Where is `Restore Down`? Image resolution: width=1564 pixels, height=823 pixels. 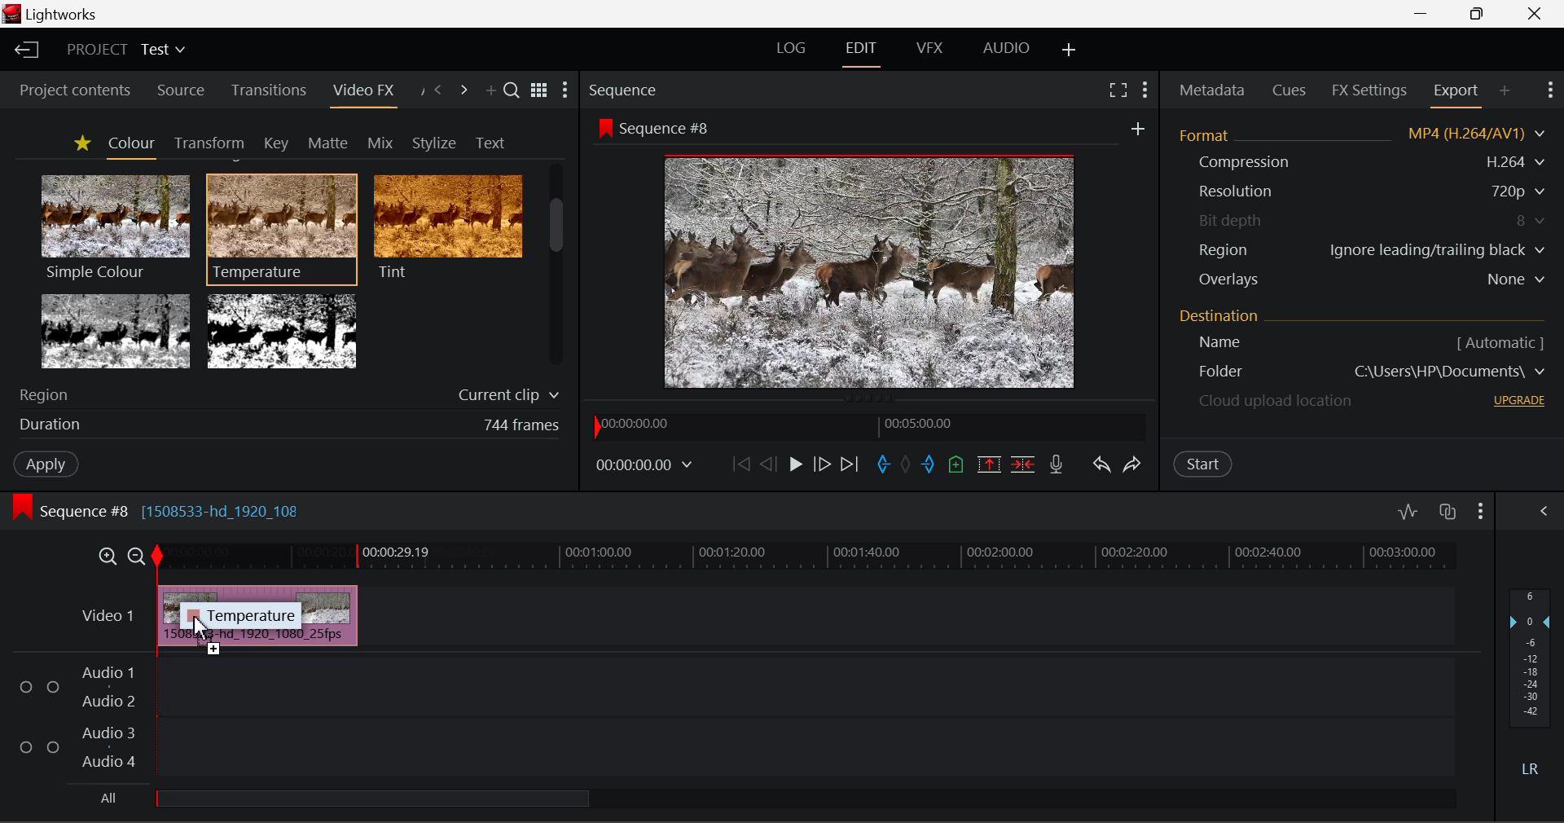 Restore Down is located at coordinates (1421, 12).